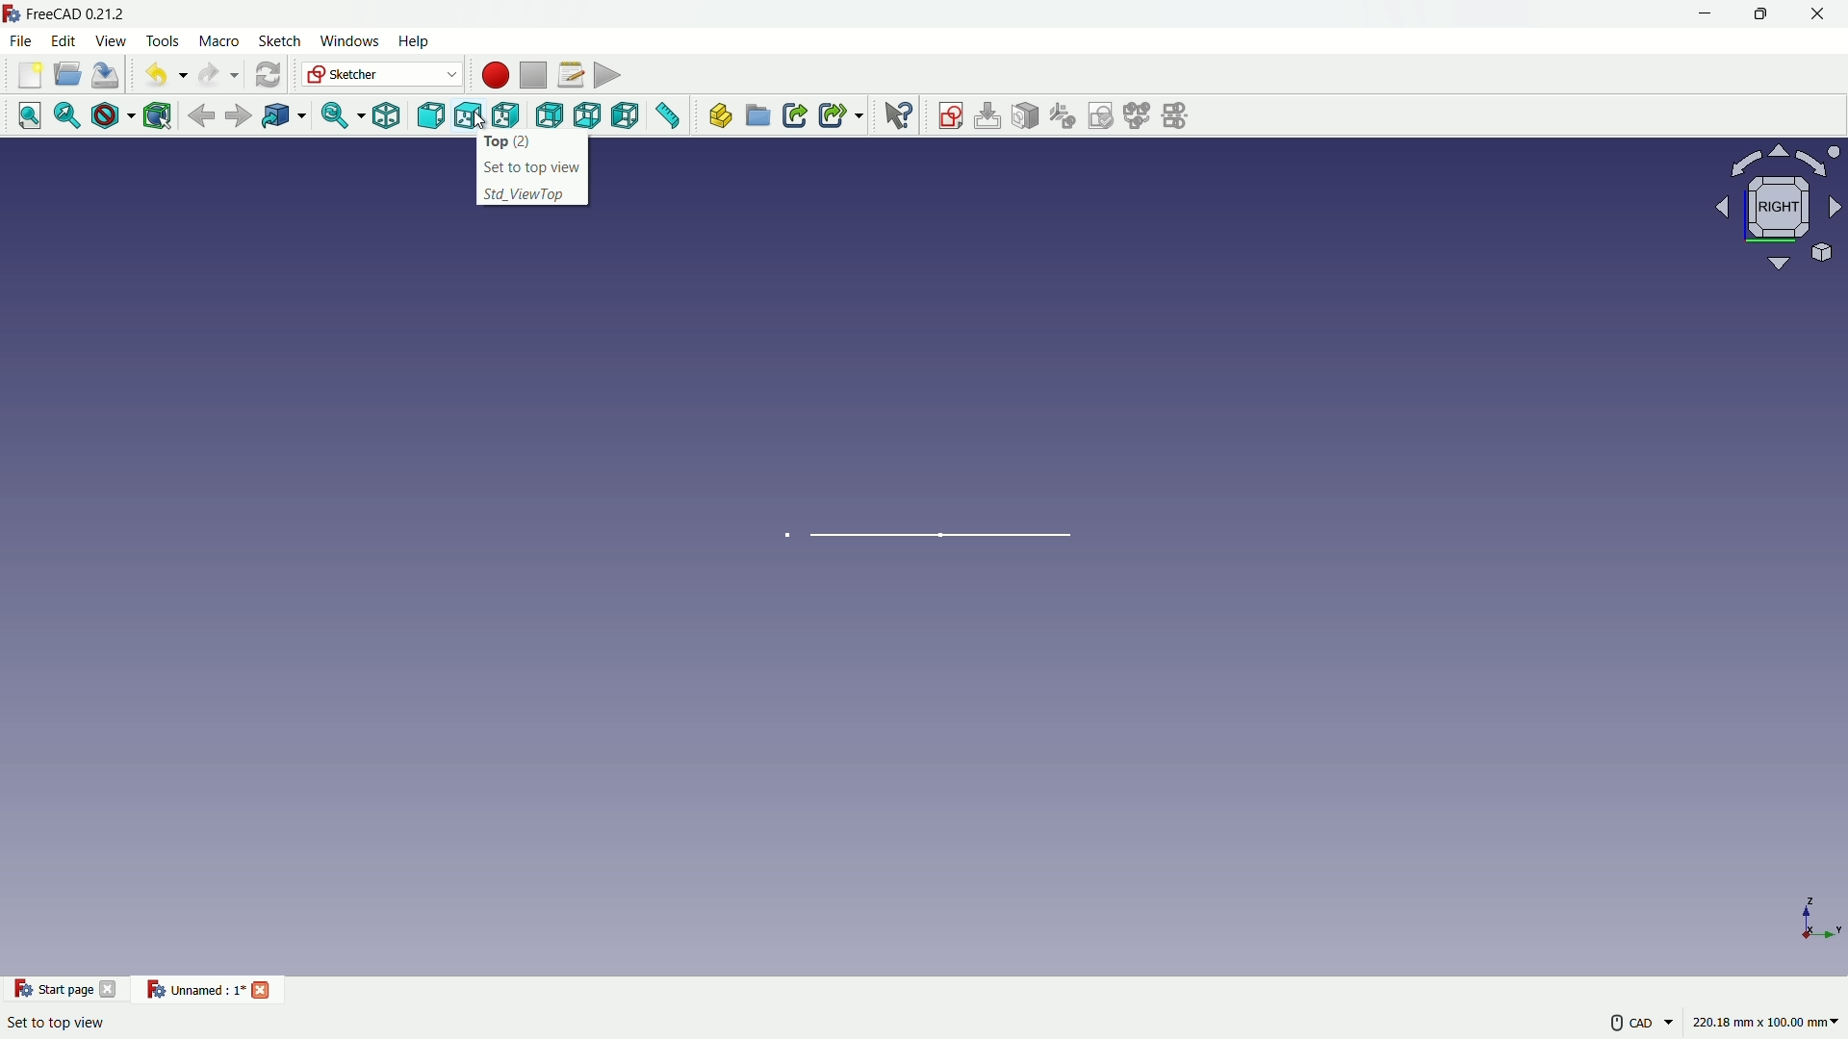  I want to click on edit menu, so click(64, 42).